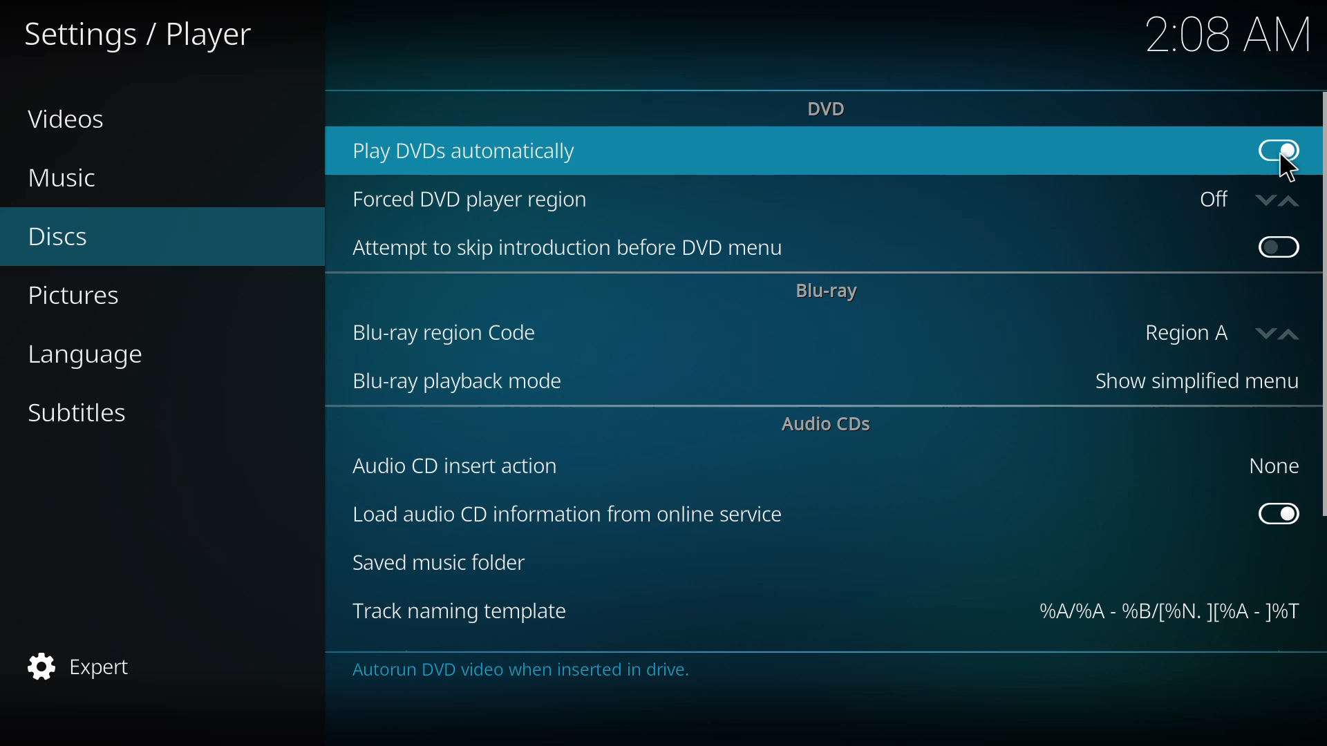 The width and height of the screenshot is (1327, 746). What do you see at coordinates (444, 565) in the screenshot?
I see `saved music folder` at bounding box center [444, 565].